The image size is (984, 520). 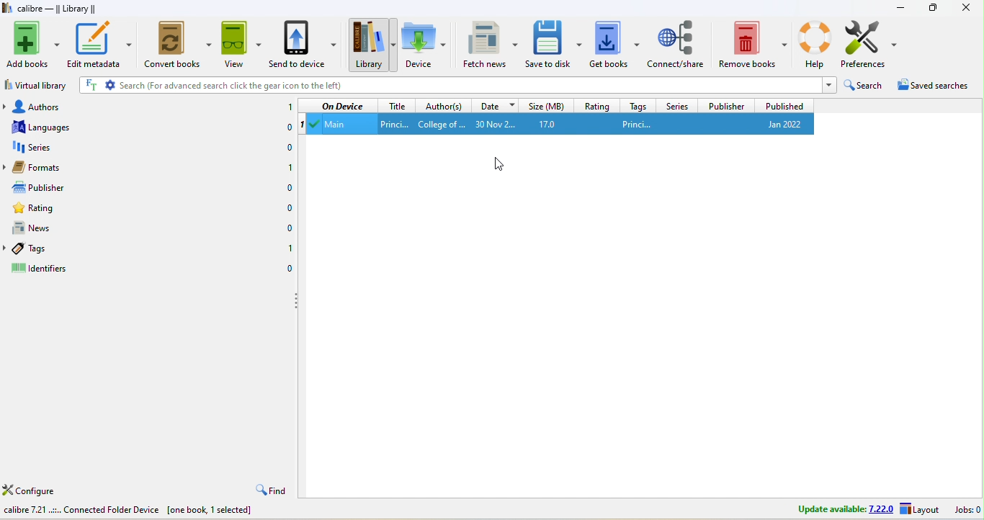 What do you see at coordinates (287, 167) in the screenshot?
I see `1` at bounding box center [287, 167].